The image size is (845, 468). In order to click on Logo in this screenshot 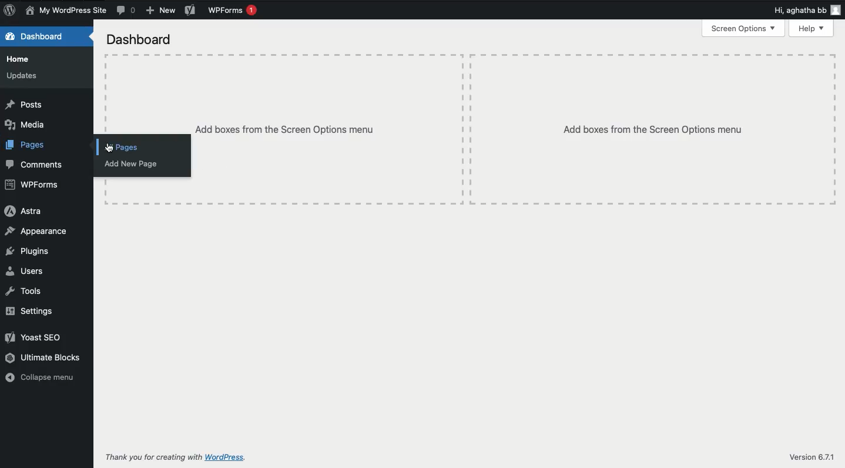, I will do `click(9, 11)`.